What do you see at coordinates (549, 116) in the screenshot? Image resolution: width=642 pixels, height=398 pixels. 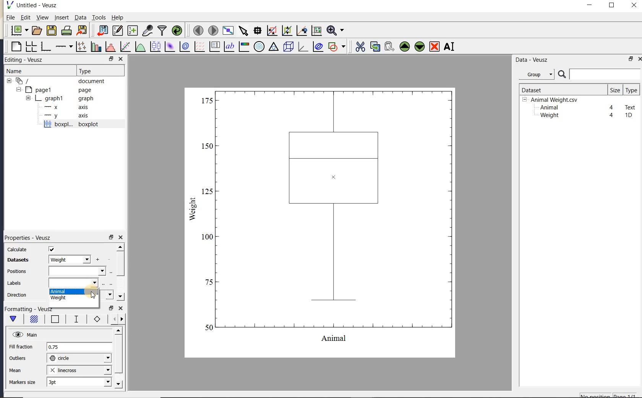 I see `Weight` at bounding box center [549, 116].